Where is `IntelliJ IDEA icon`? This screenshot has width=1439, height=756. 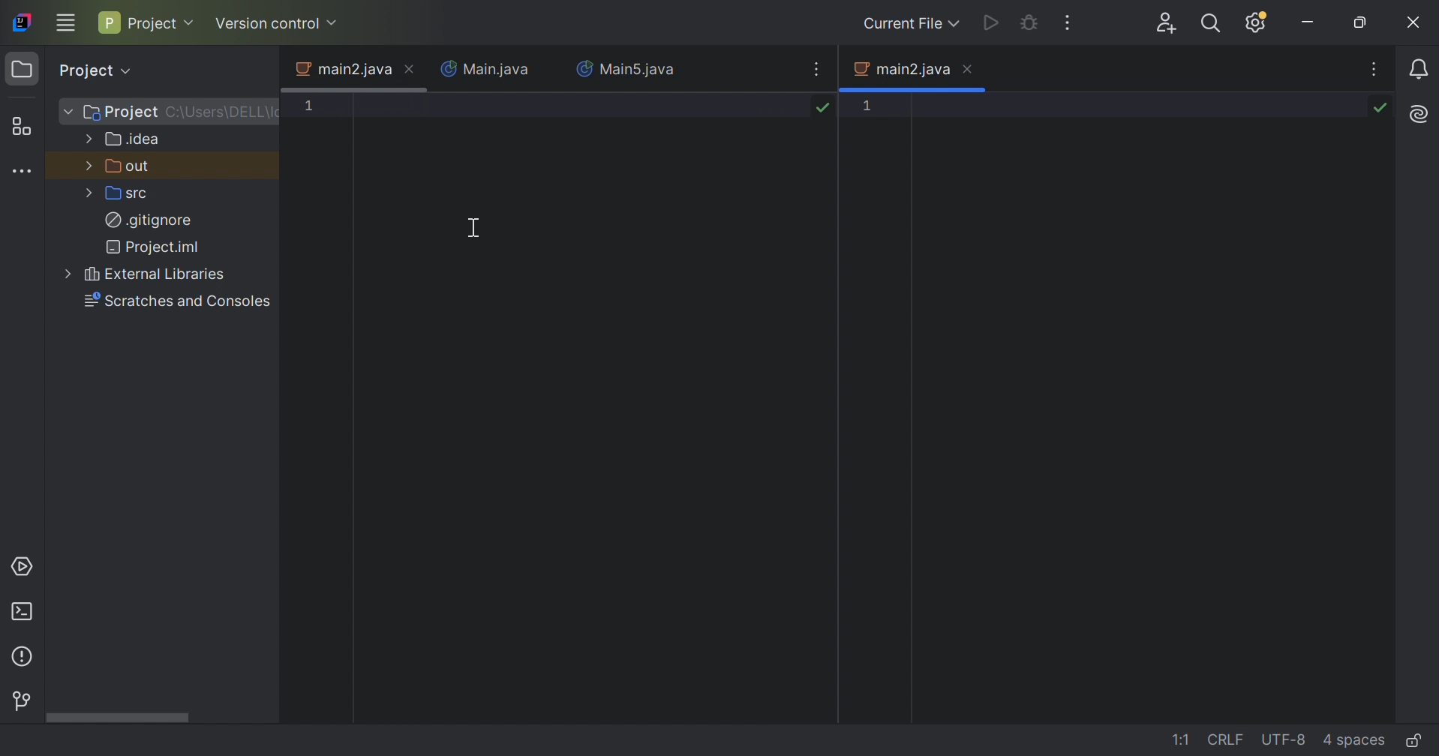
IntelliJ IDEA icon is located at coordinates (22, 21).